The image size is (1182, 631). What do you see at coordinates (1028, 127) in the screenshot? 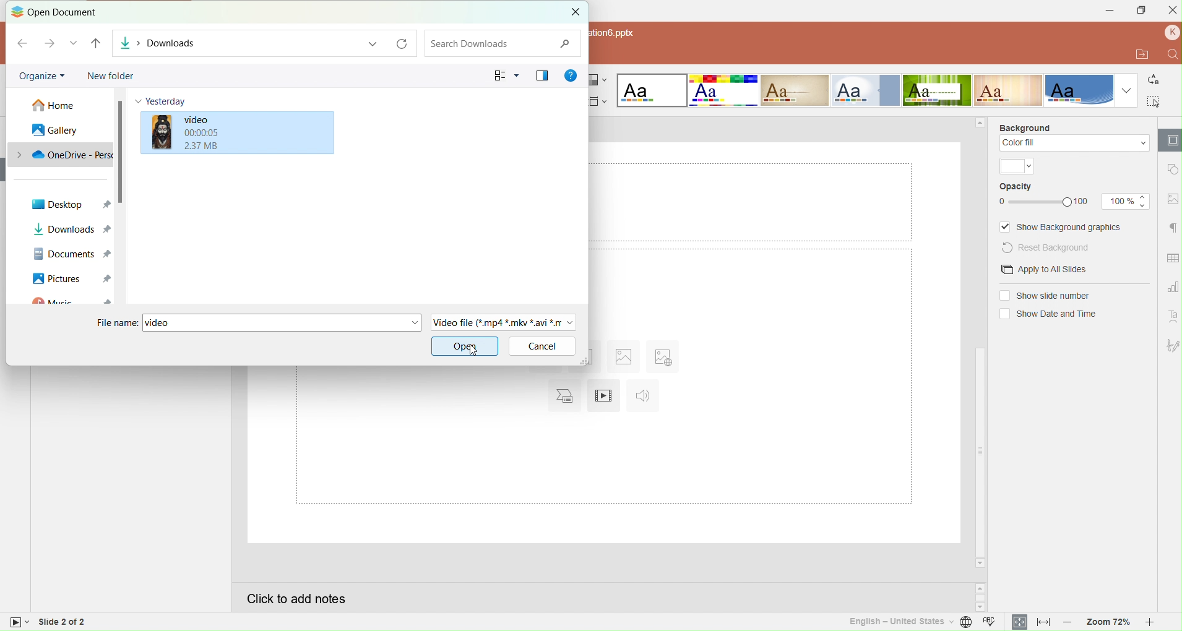
I see `Background` at bounding box center [1028, 127].